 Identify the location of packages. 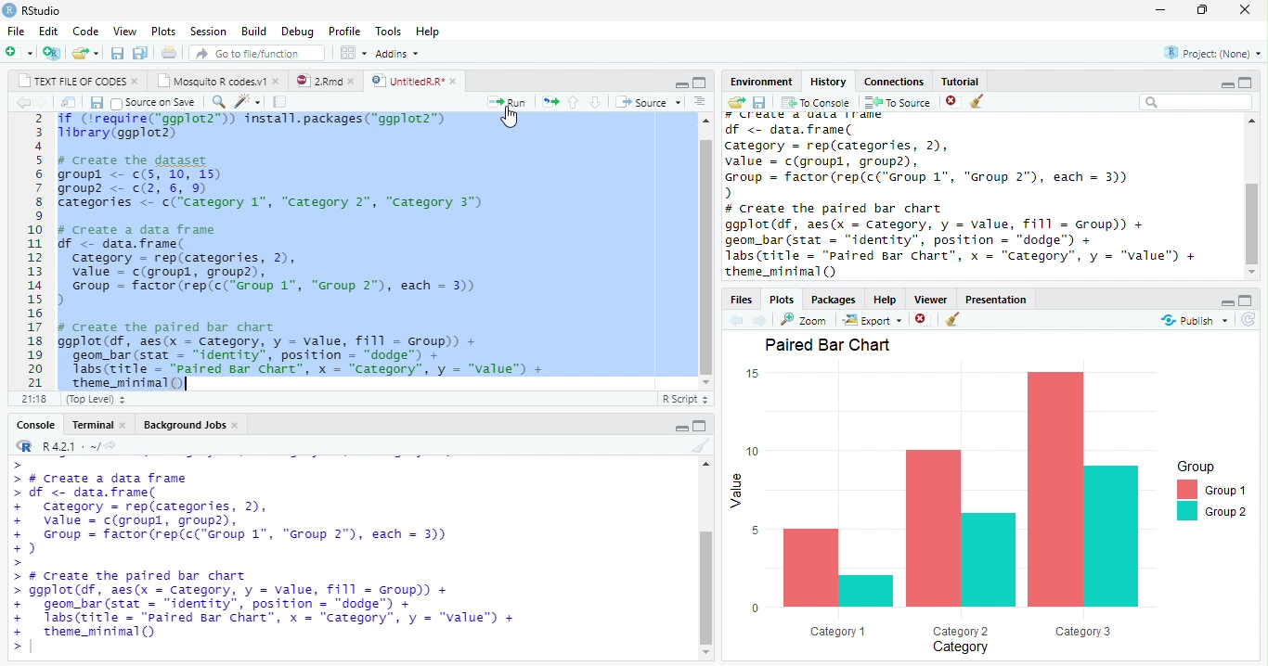
(834, 298).